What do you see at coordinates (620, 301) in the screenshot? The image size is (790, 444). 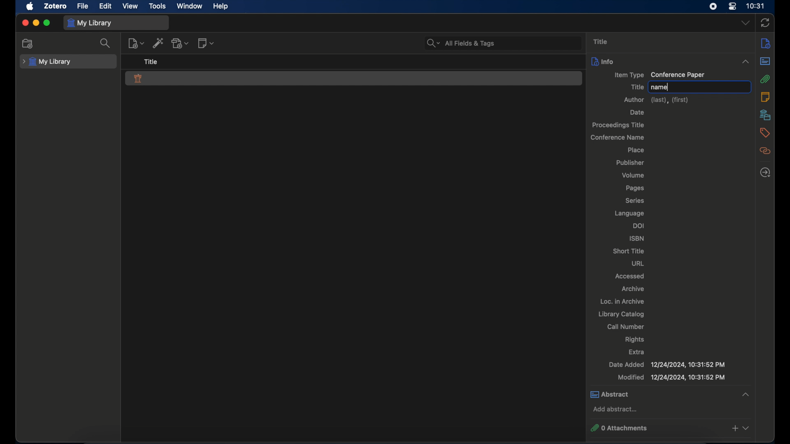 I see `oc. in archive` at bounding box center [620, 301].